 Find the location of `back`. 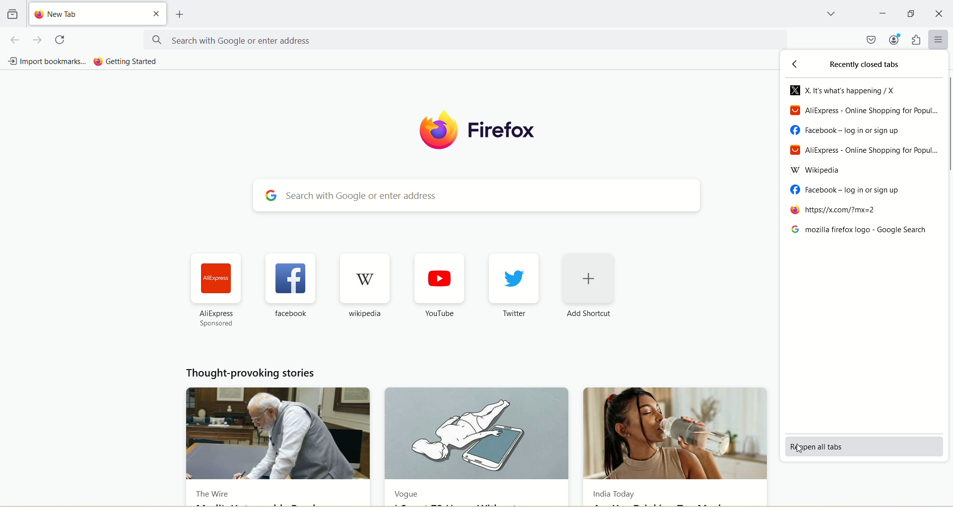

back is located at coordinates (794, 64).